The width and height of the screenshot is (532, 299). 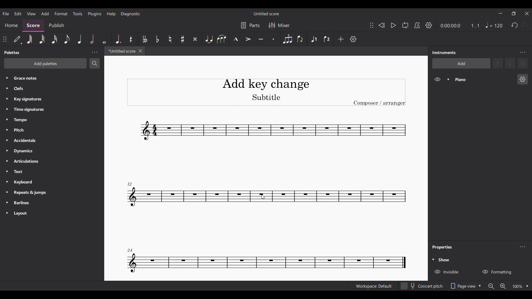 I want to click on Default, so click(x=17, y=38).